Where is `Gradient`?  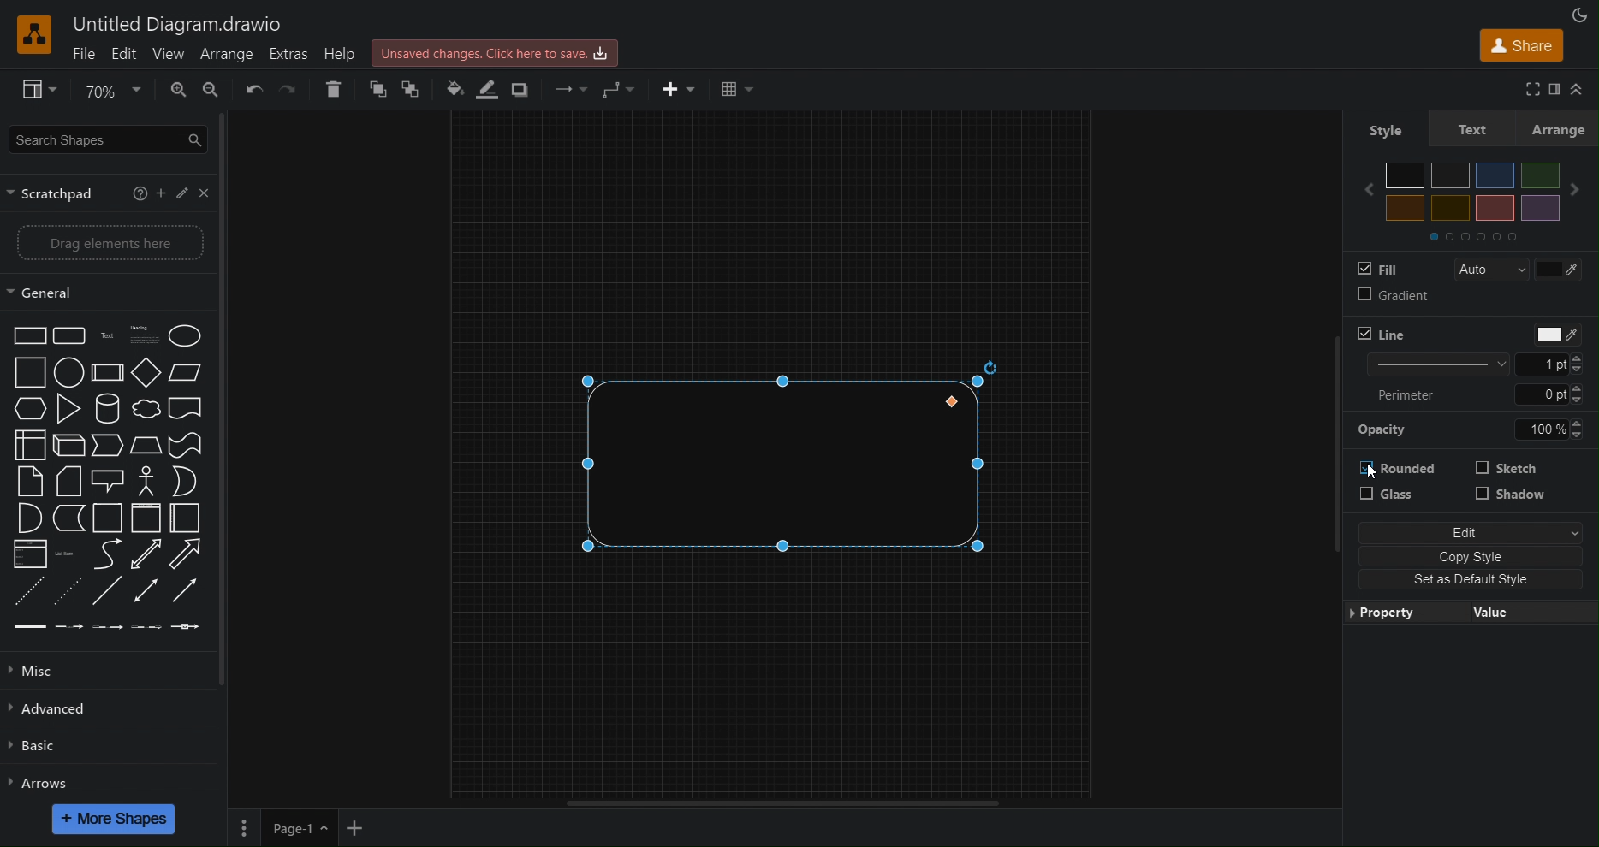
Gradient is located at coordinates (1389, 299).